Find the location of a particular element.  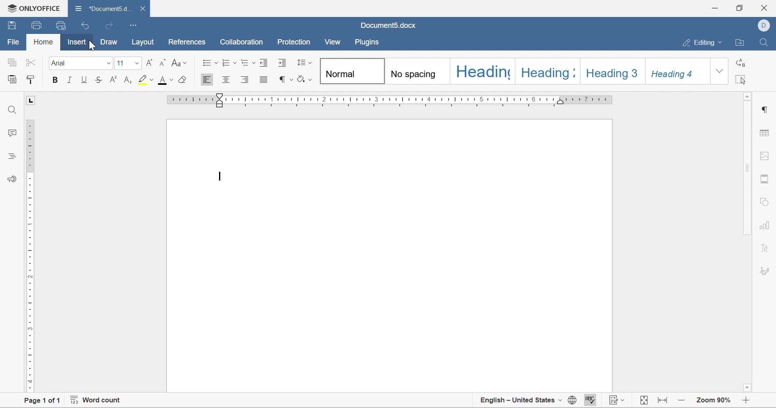

scroll up is located at coordinates (748, 96).